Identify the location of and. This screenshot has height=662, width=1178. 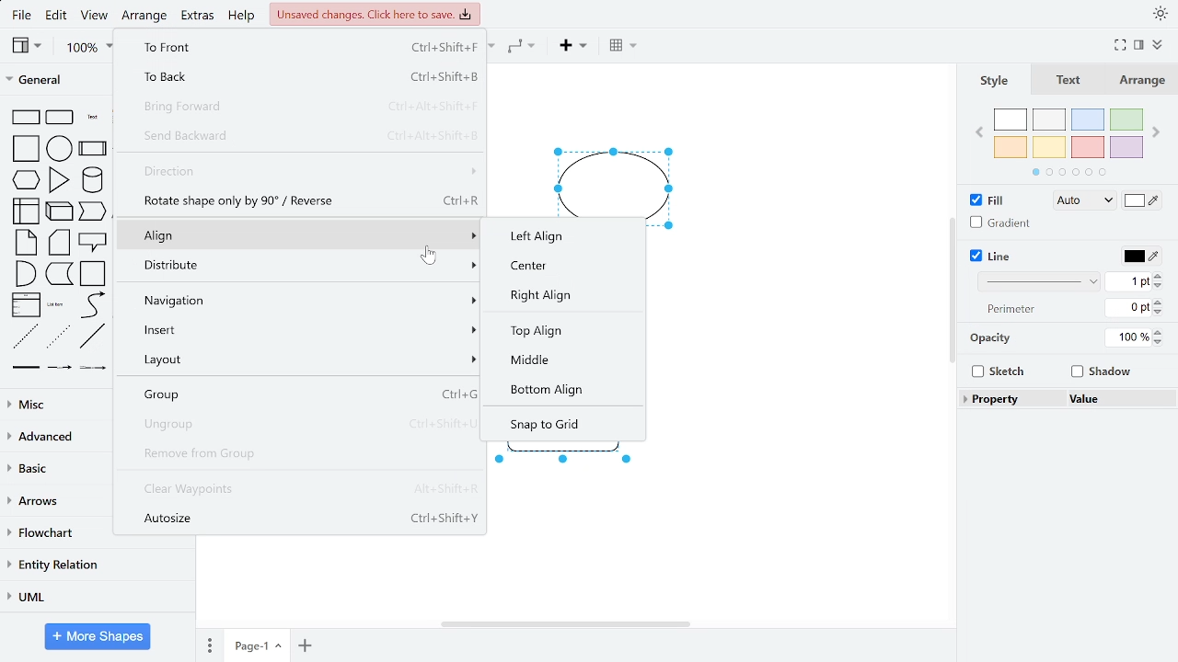
(24, 273).